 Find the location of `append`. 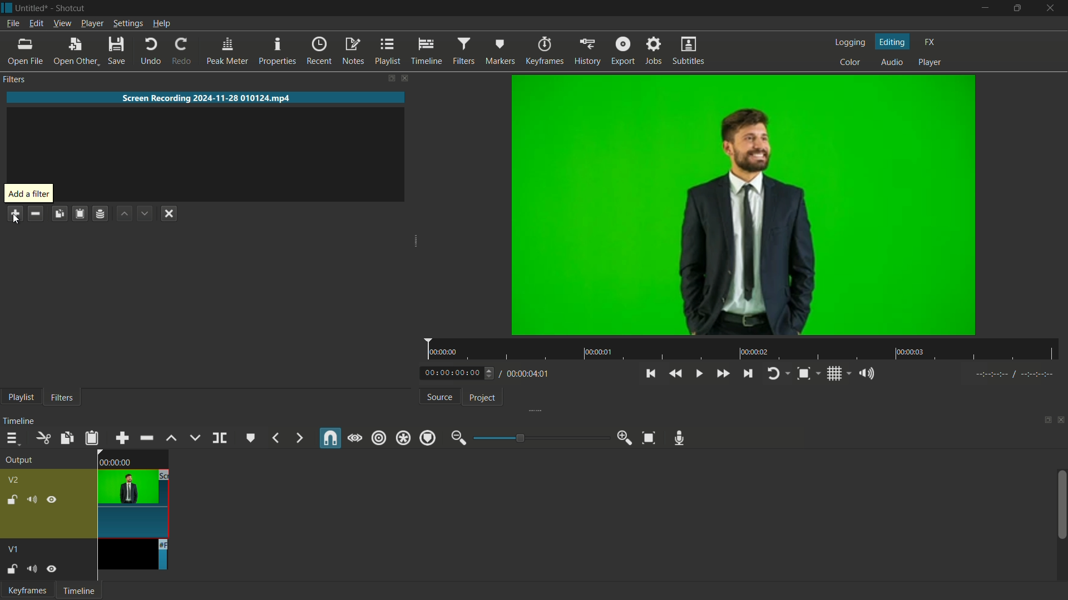

append is located at coordinates (122, 438).